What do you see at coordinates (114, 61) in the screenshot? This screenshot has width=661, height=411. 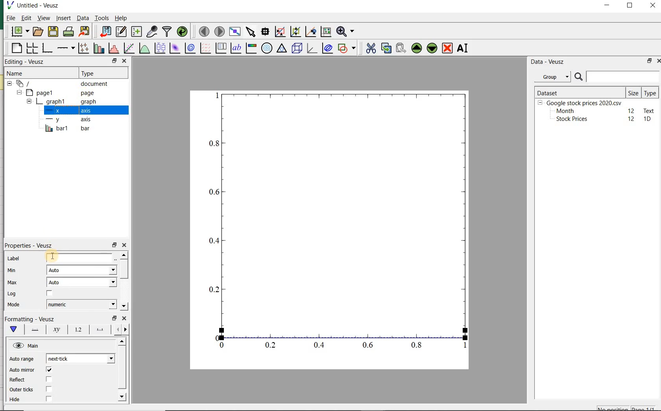 I see `restore` at bounding box center [114, 61].